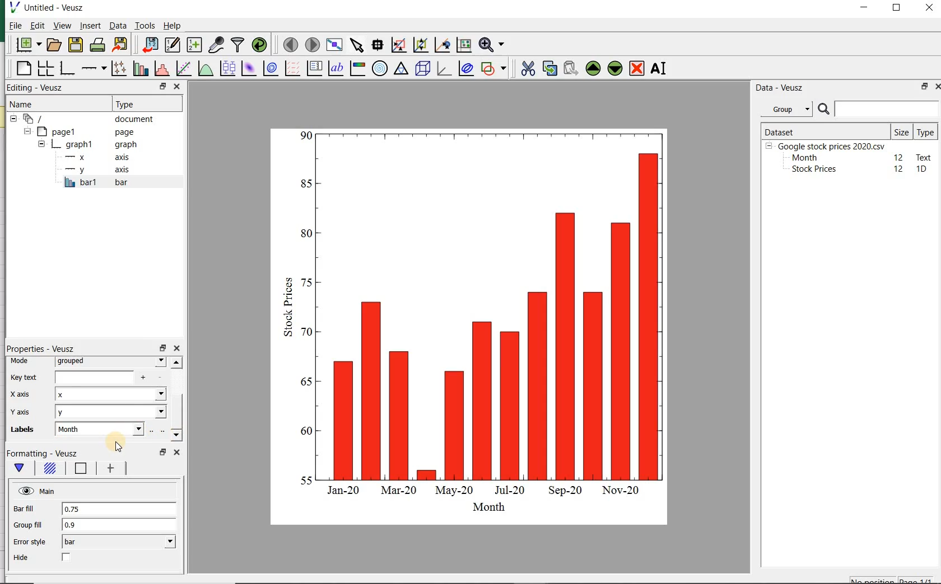 The width and height of the screenshot is (941, 584). I want to click on click to recenter graph axes, so click(441, 45).